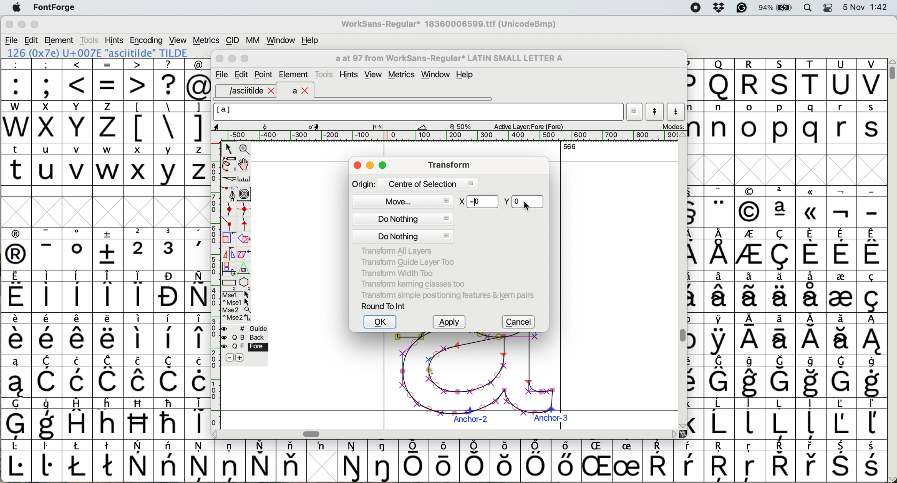 The image size is (897, 483). I want to click on symbol, so click(813, 419).